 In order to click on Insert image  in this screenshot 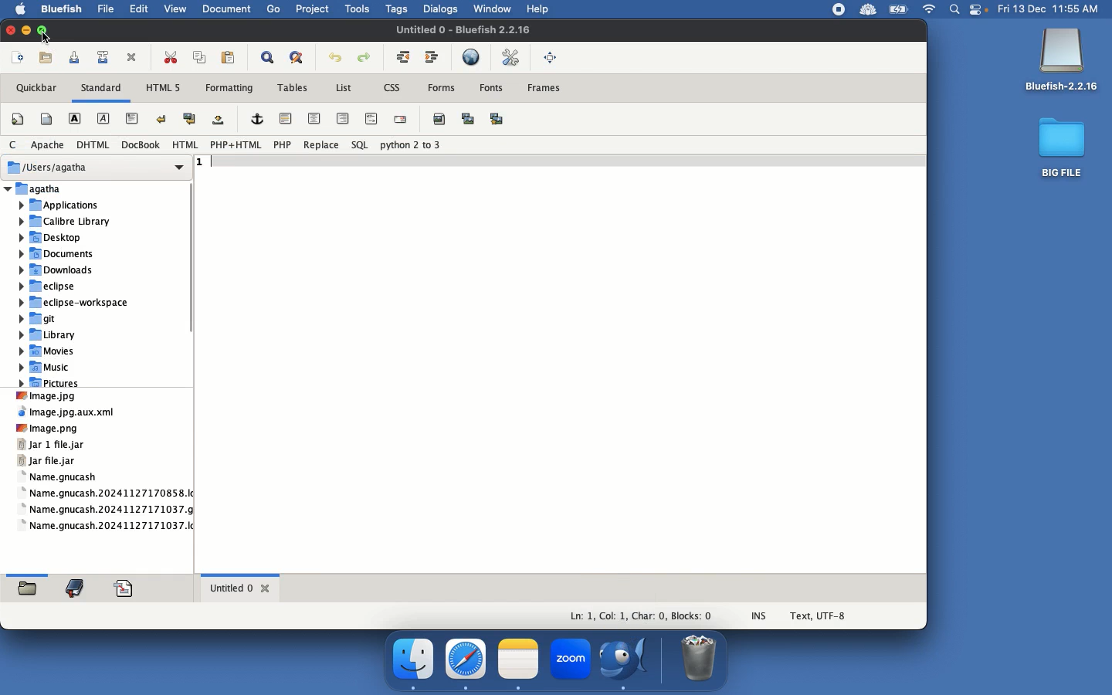, I will do `click(440, 118)`.